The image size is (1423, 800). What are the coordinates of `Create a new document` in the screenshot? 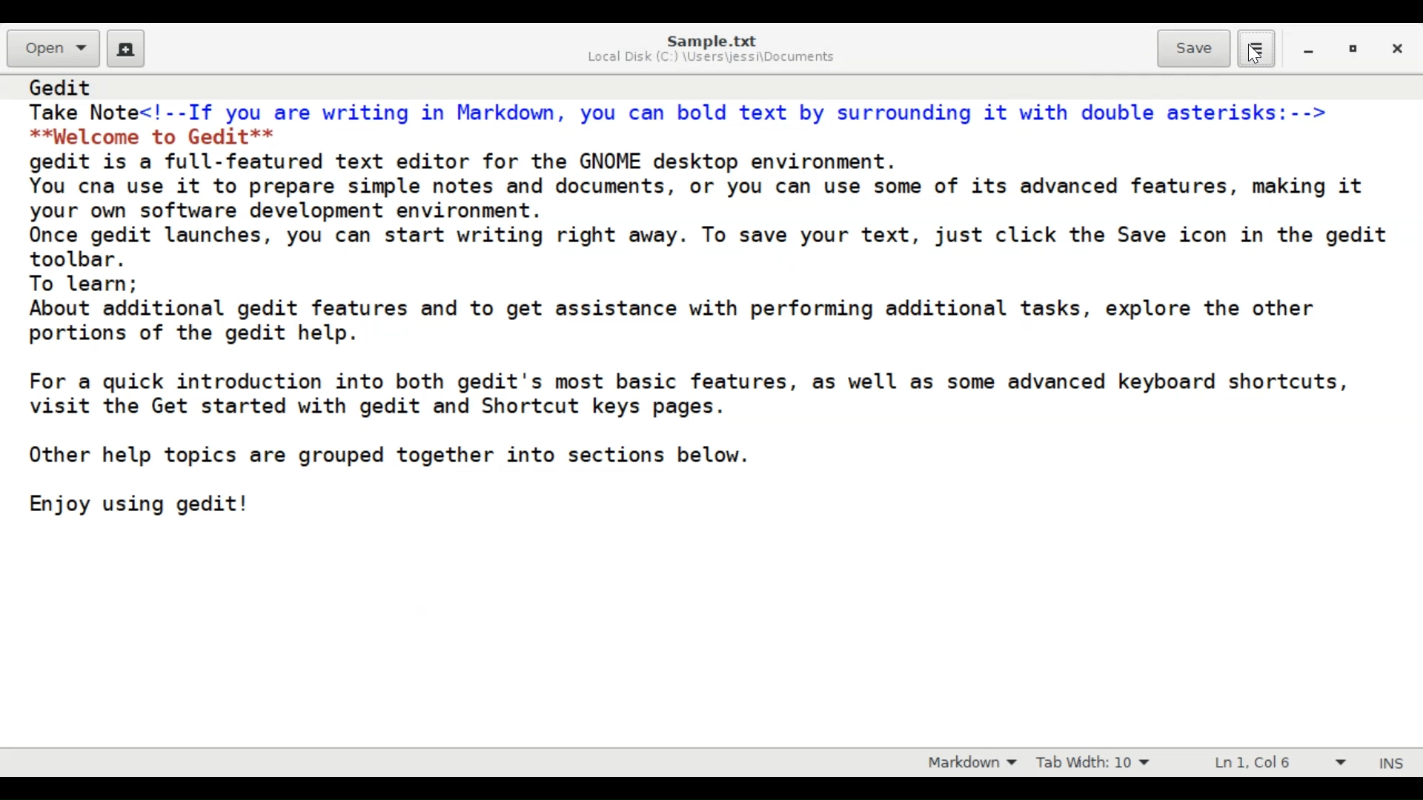 It's located at (127, 49).